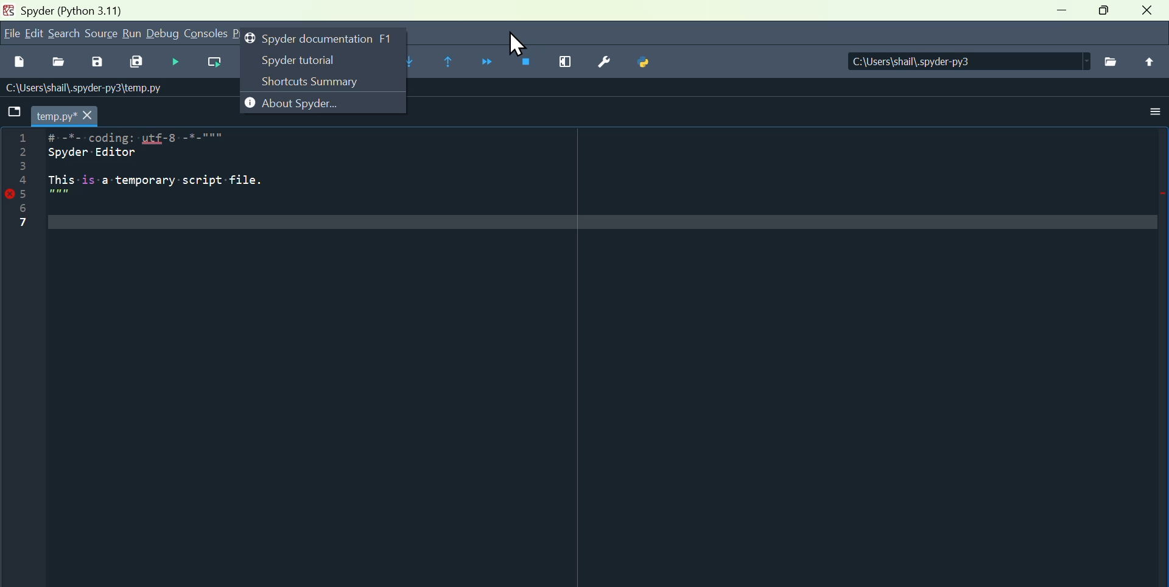 The image size is (1169, 587). I want to click on #=-%-=coding:-uLf-8=-*_-""=
Spyder Editor
This is-a temporary script file., so click(203, 178).